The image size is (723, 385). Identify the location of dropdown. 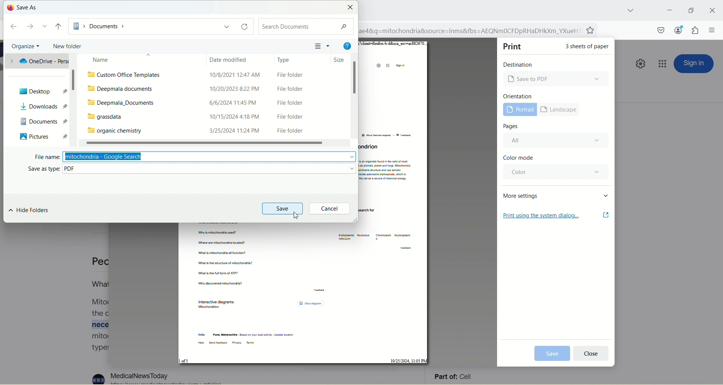
(45, 26).